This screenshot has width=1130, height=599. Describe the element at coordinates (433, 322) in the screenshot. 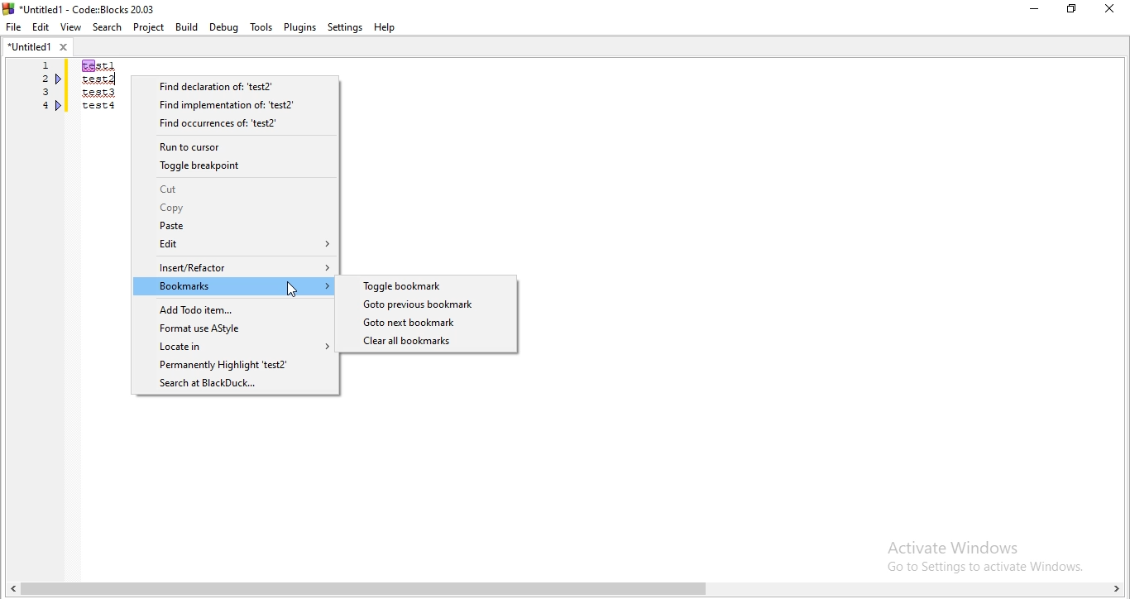

I see `Goto next bookmark` at that location.